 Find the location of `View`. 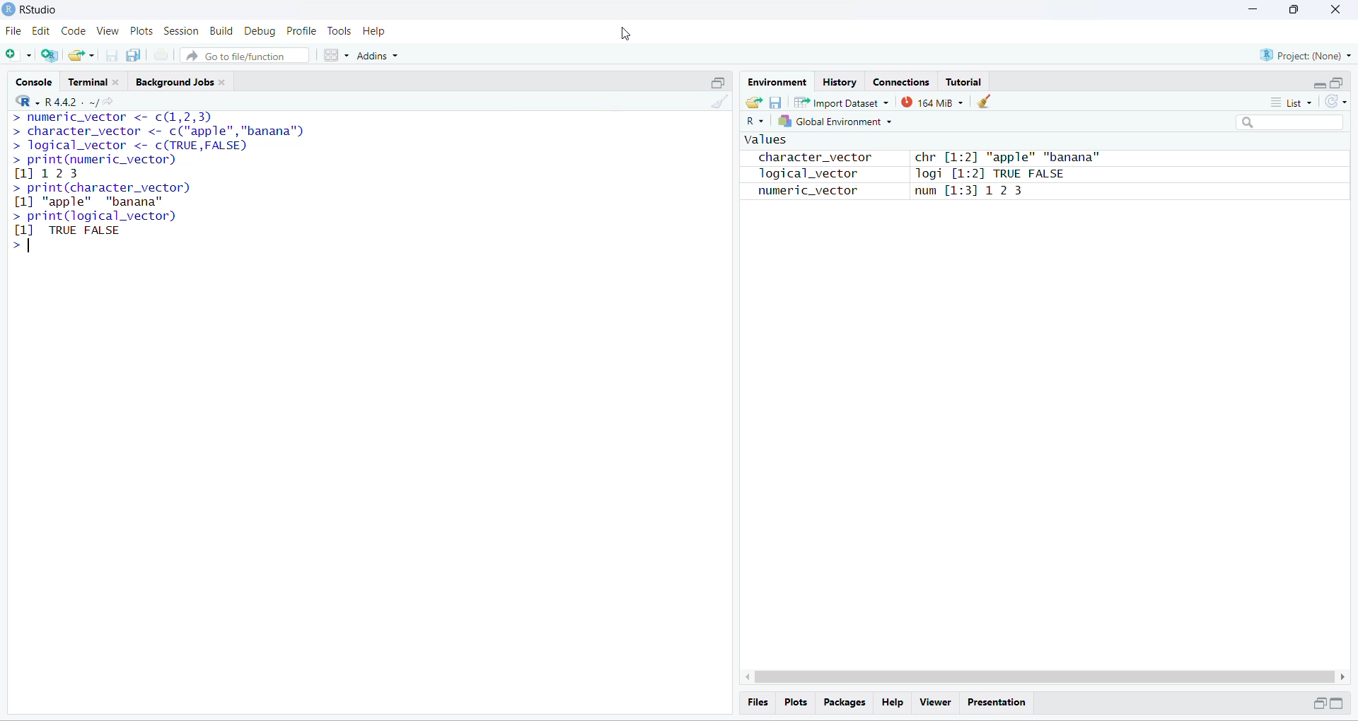

View is located at coordinates (108, 31).